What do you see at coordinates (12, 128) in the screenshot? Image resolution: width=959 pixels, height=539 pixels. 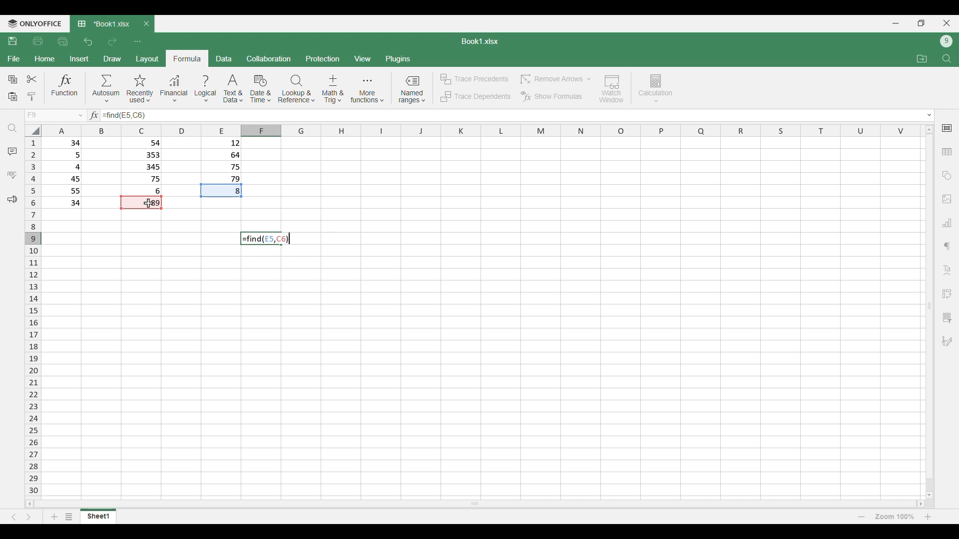 I see `Find` at bounding box center [12, 128].